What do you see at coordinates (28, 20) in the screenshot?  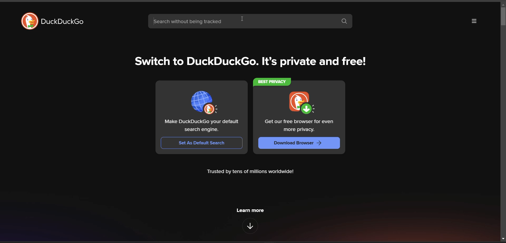 I see `DuckDuckGo Logo` at bounding box center [28, 20].